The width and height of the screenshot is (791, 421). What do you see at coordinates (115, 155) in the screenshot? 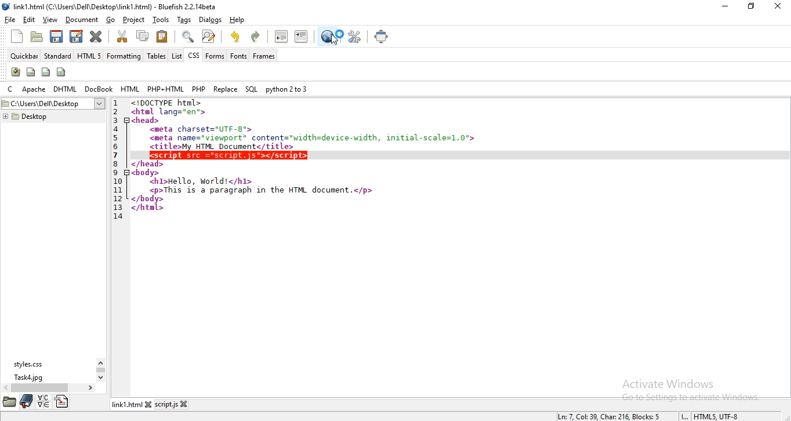
I see `7` at bounding box center [115, 155].